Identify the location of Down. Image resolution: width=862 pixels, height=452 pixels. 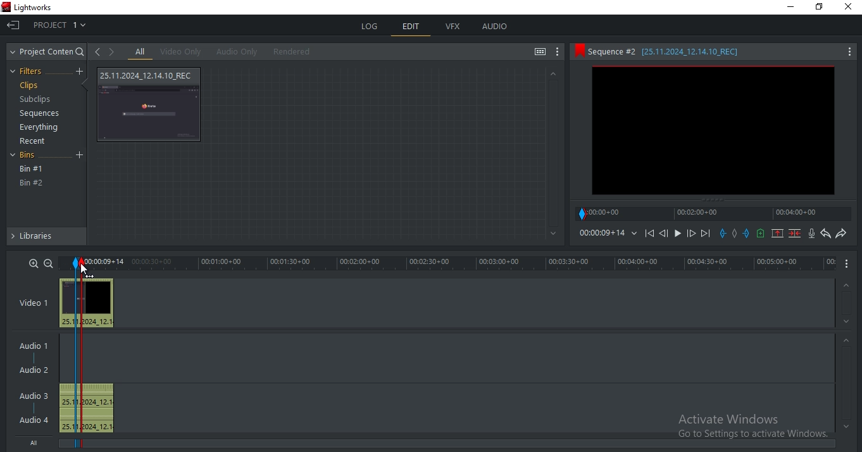
(847, 322).